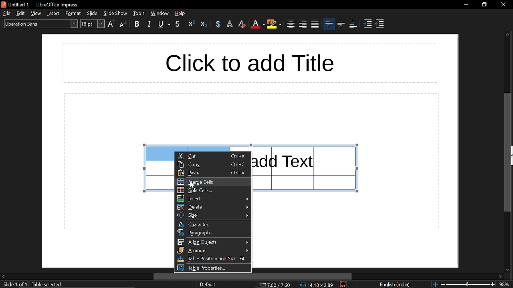  I want to click on move up, so click(507, 36).